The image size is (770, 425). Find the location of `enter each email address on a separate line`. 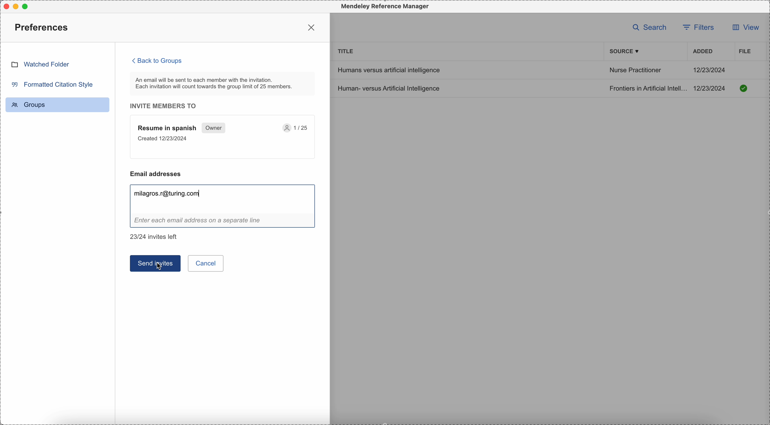

enter each email address on a separate line is located at coordinates (223, 222).